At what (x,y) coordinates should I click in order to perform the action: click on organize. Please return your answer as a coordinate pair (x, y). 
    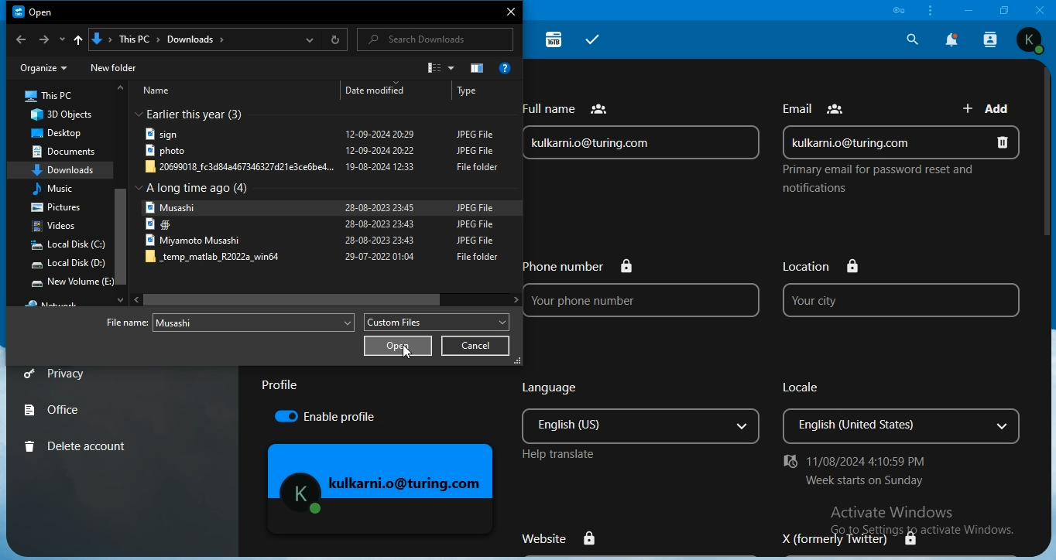
    Looking at the image, I should click on (43, 67).